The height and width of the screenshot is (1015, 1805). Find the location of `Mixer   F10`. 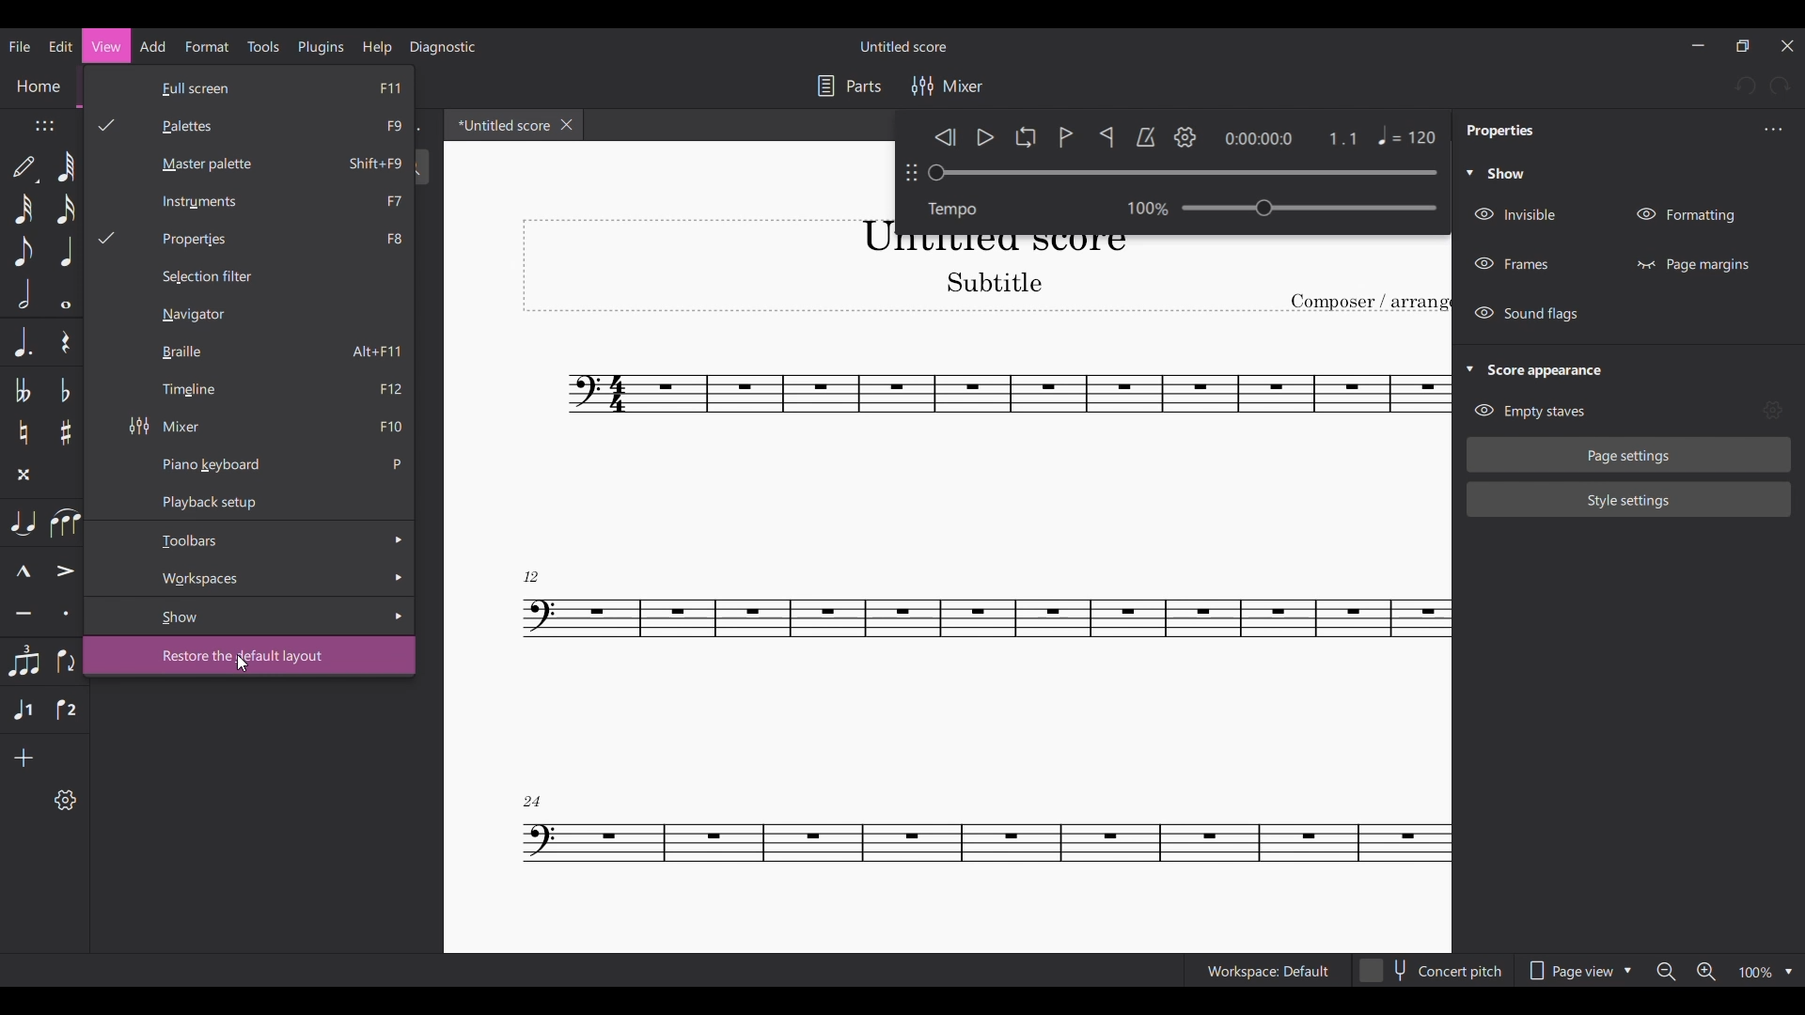

Mixer   F10 is located at coordinates (267, 427).